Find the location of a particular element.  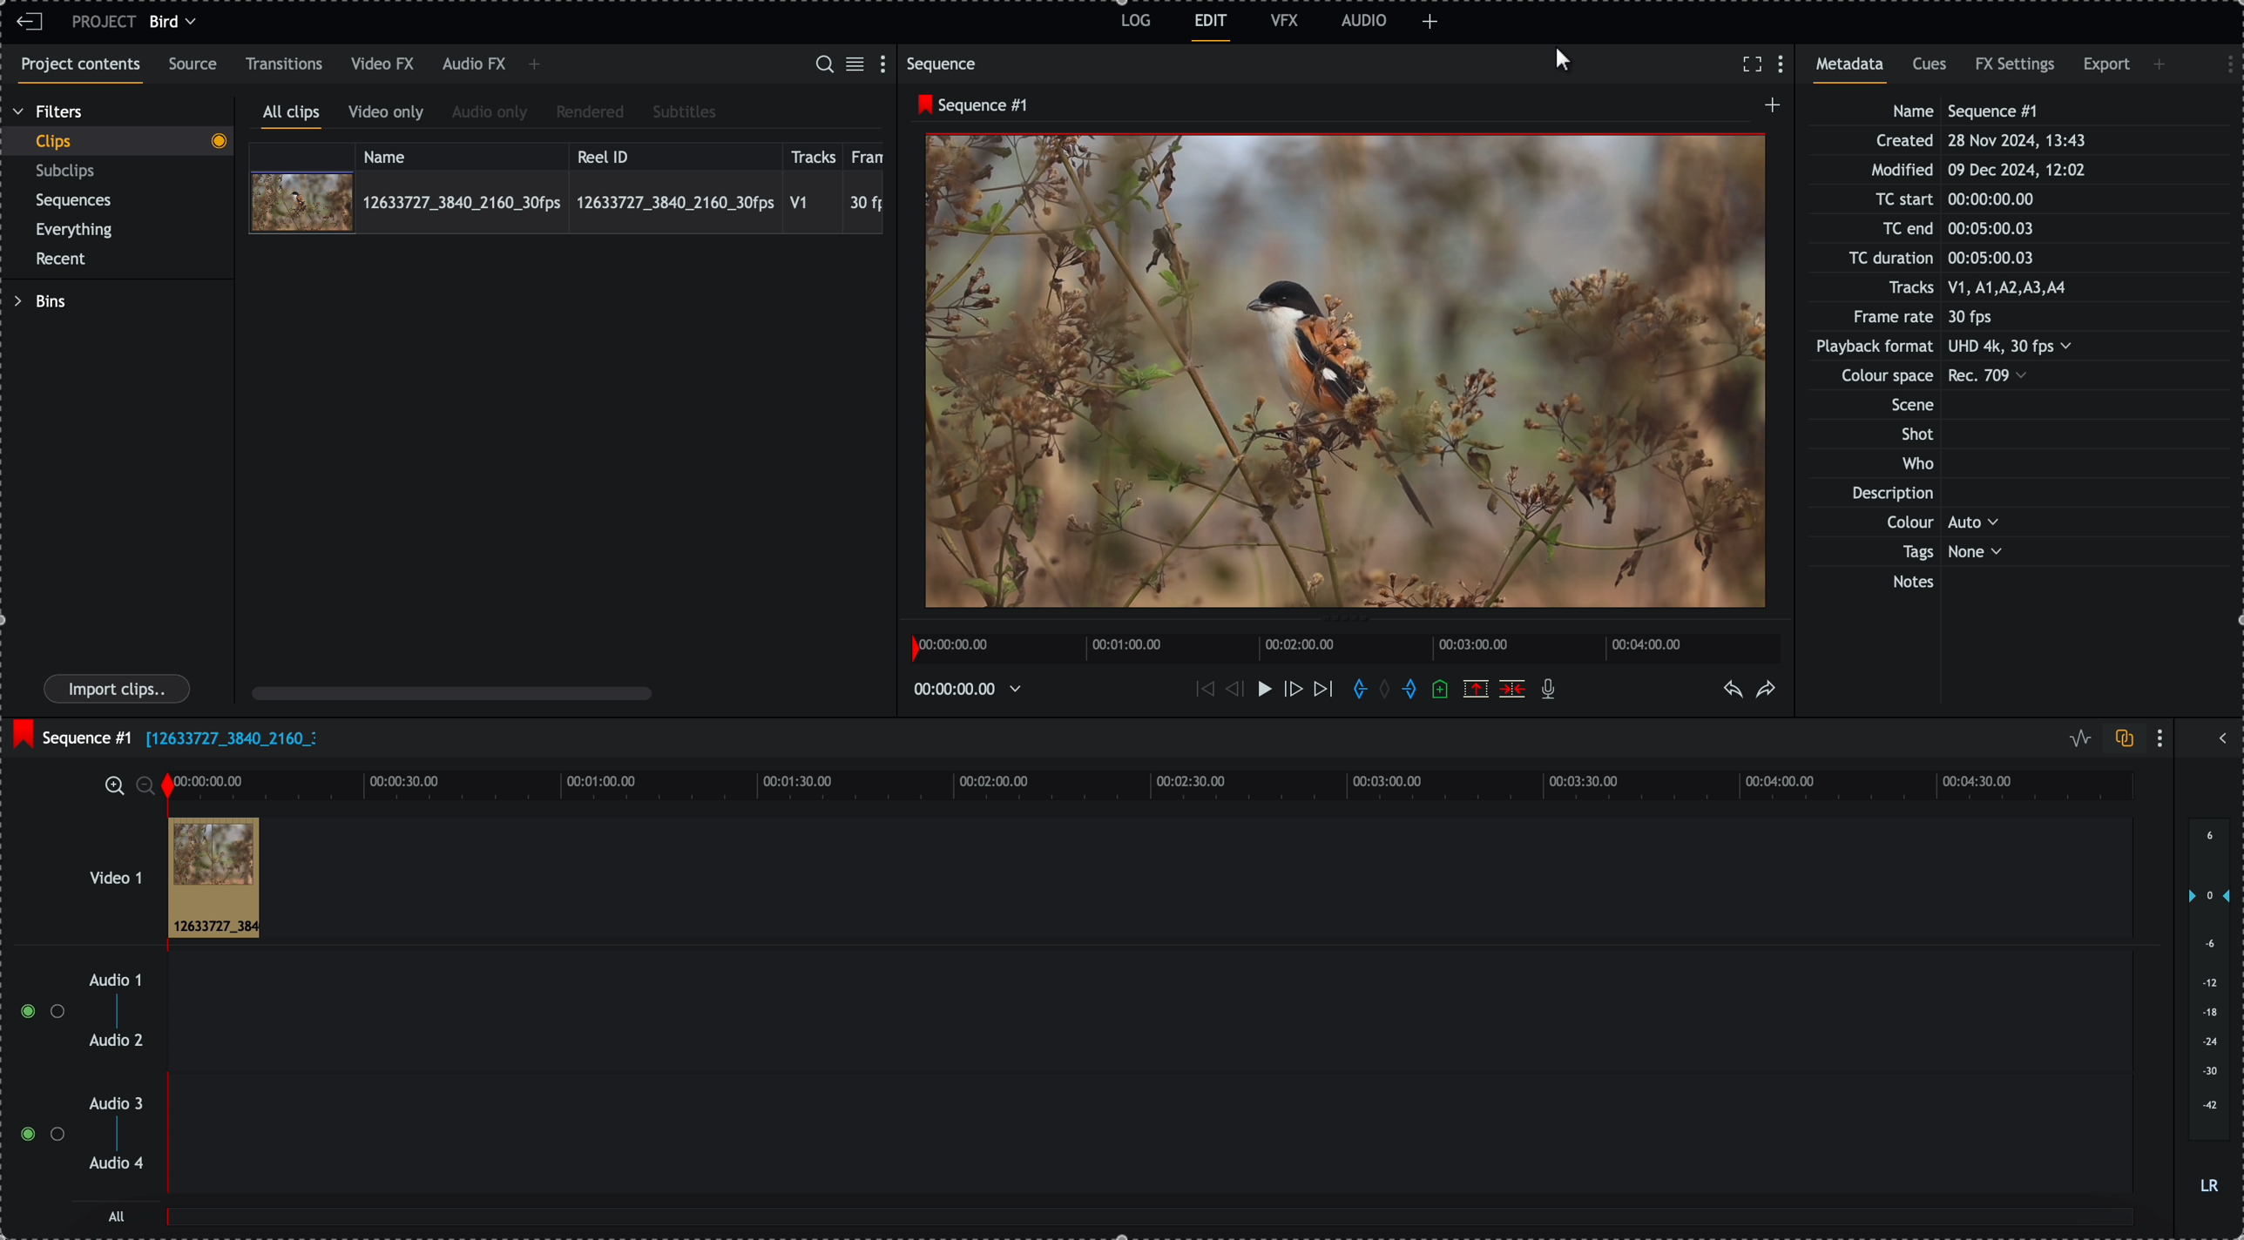

sequence is located at coordinates (945, 64).